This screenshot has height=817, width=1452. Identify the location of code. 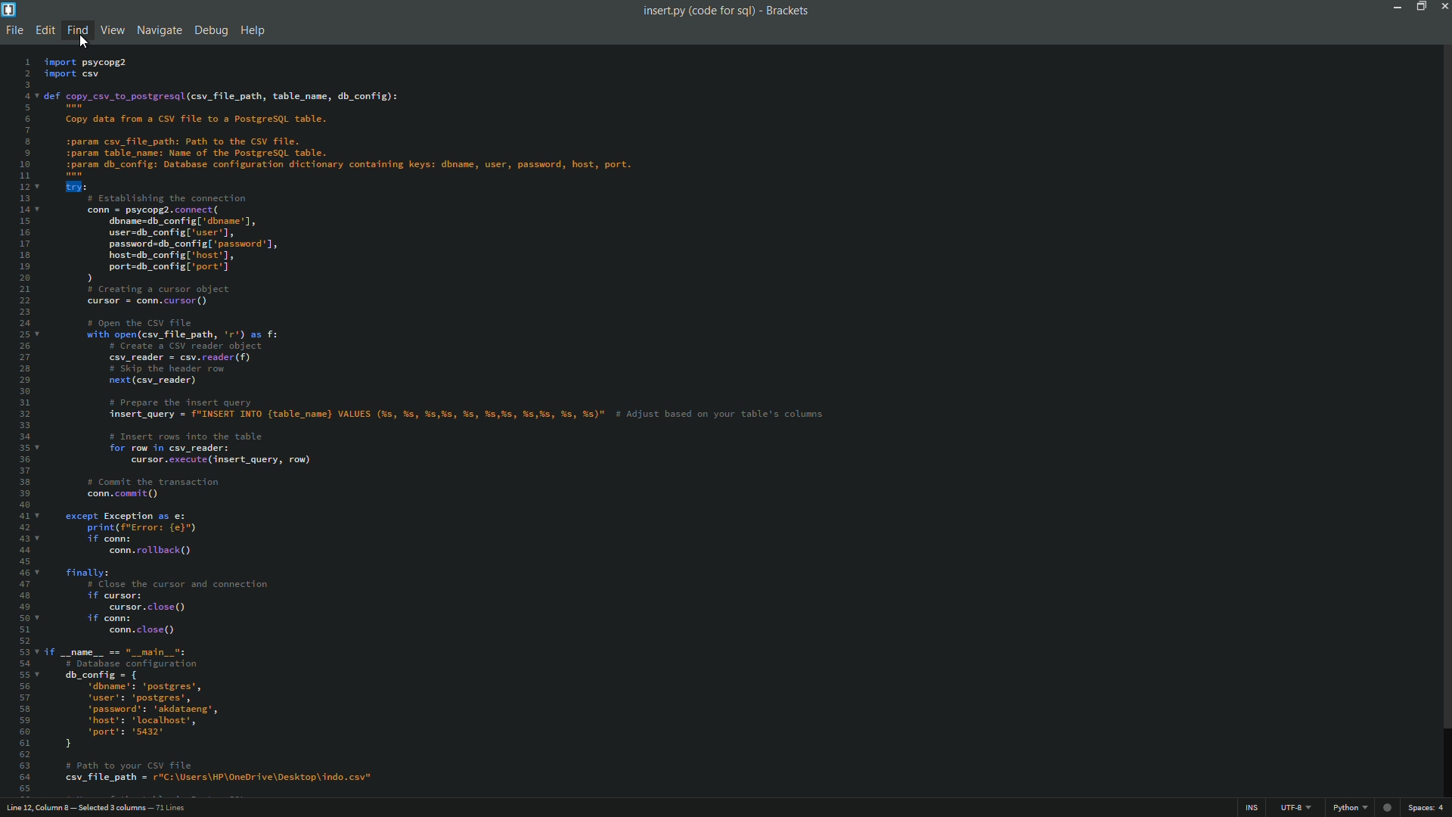
(444, 422).